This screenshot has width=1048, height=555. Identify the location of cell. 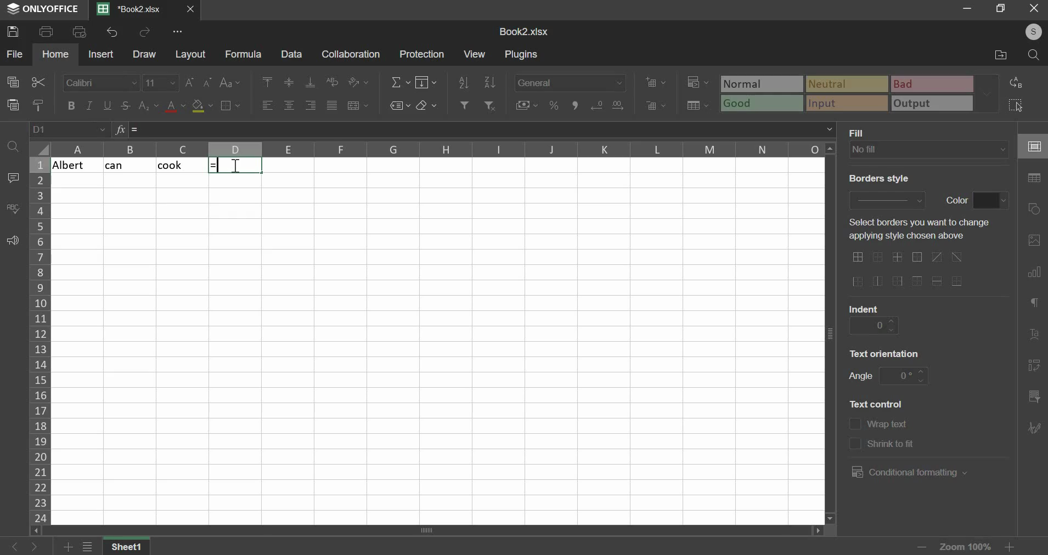
(1033, 147).